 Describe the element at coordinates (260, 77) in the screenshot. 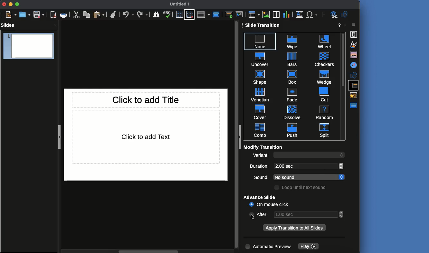

I see `shape` at that location.